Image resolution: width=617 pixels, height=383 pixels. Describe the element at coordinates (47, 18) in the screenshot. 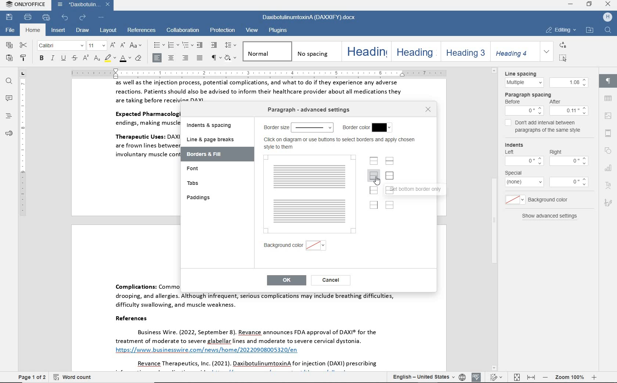

I see `quick print` at that location.